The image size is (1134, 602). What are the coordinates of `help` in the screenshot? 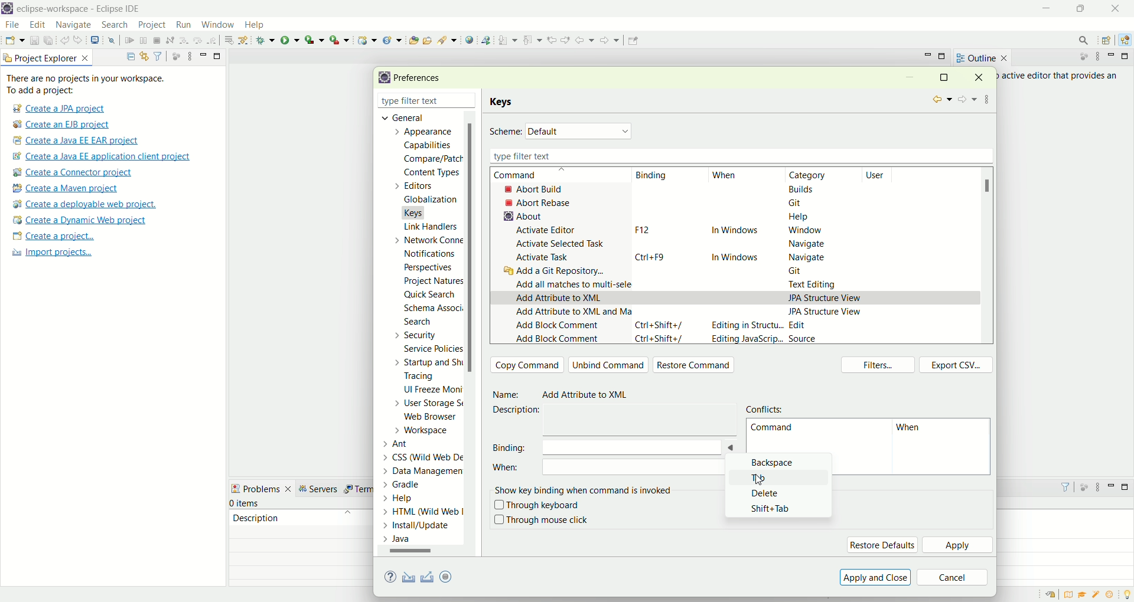 It's located at (392, 578).